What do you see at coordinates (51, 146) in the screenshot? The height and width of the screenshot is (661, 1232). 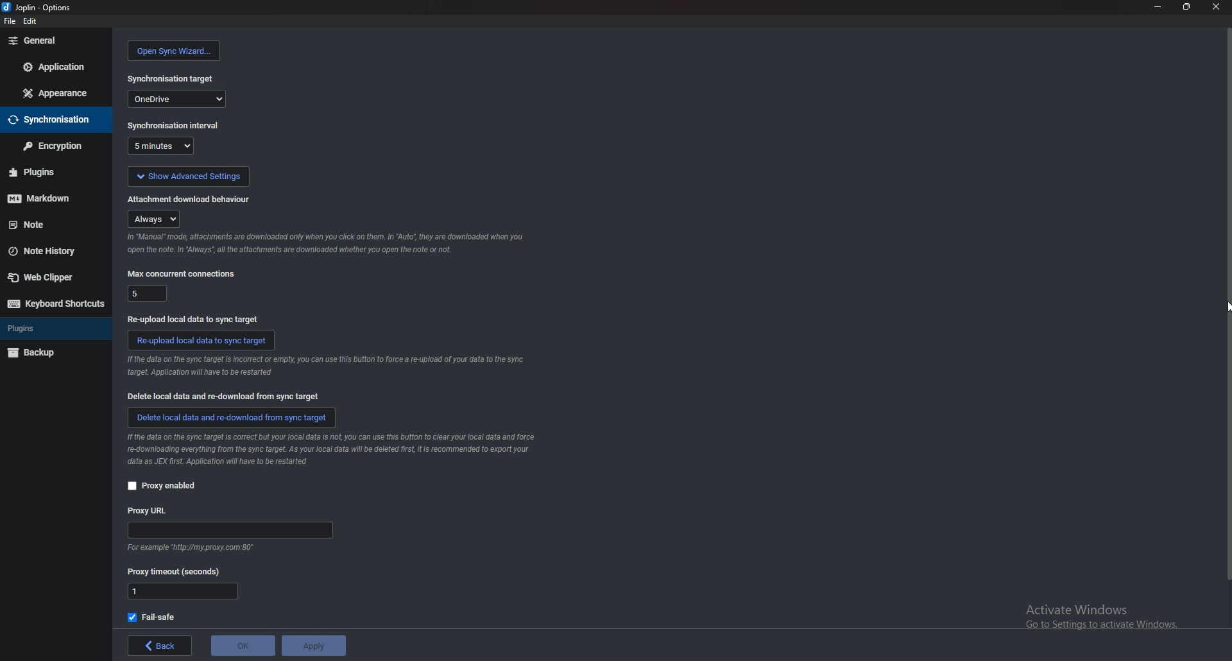 I see `encryption` at bounding box center [51, 146].